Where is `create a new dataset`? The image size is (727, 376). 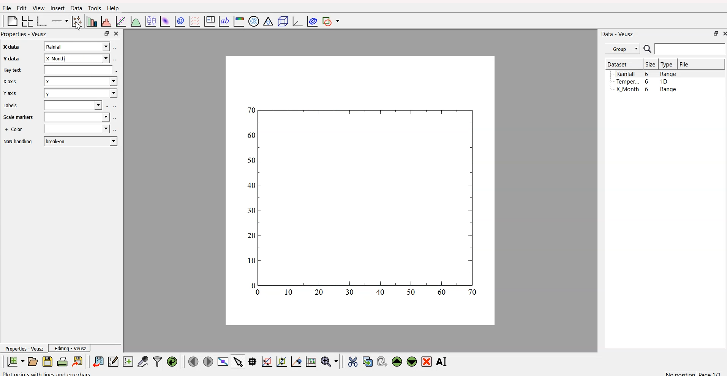
create a new dataset is located at coordinates (128, 361).